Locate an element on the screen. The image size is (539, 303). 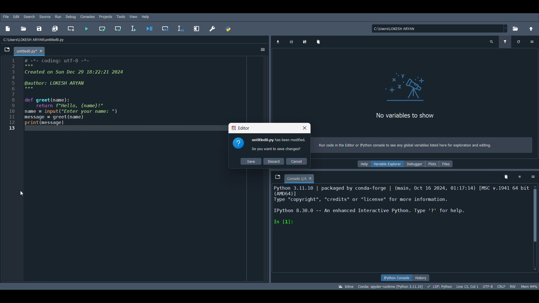
Filter variables is located at coordinates (504, 42).